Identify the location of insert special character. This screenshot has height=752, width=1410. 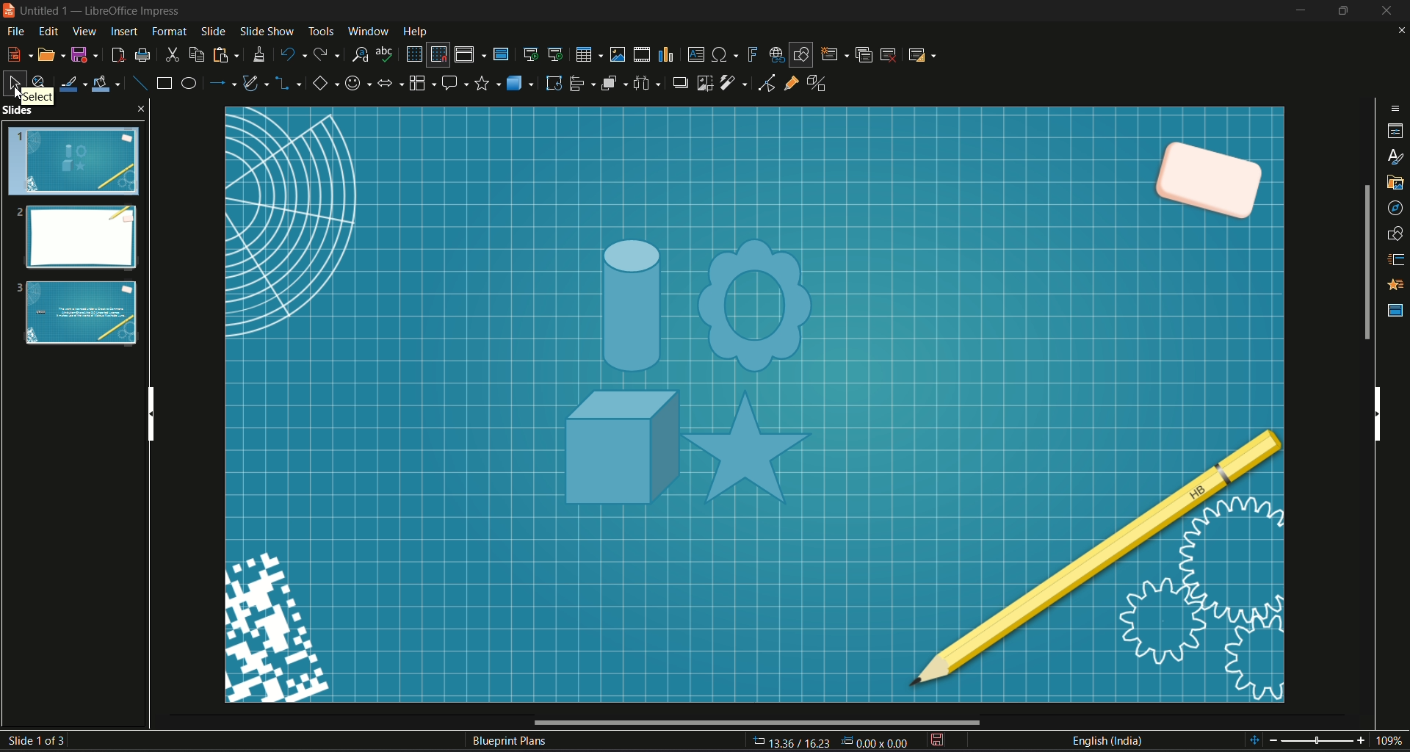
(726, 54).